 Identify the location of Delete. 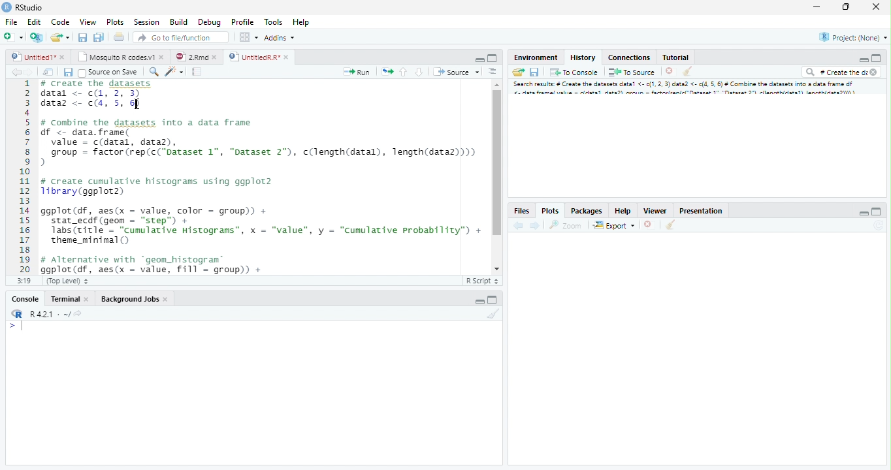
(670, 71).